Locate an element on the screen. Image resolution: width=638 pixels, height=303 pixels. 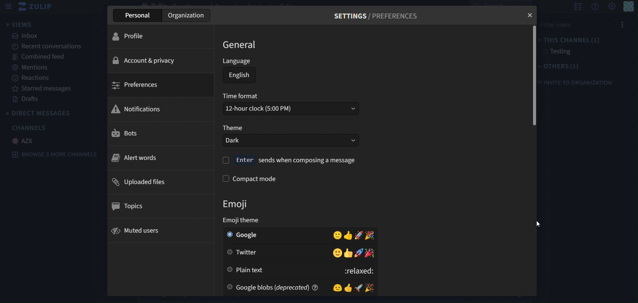
testing1 is located at coordinates (564, 52).